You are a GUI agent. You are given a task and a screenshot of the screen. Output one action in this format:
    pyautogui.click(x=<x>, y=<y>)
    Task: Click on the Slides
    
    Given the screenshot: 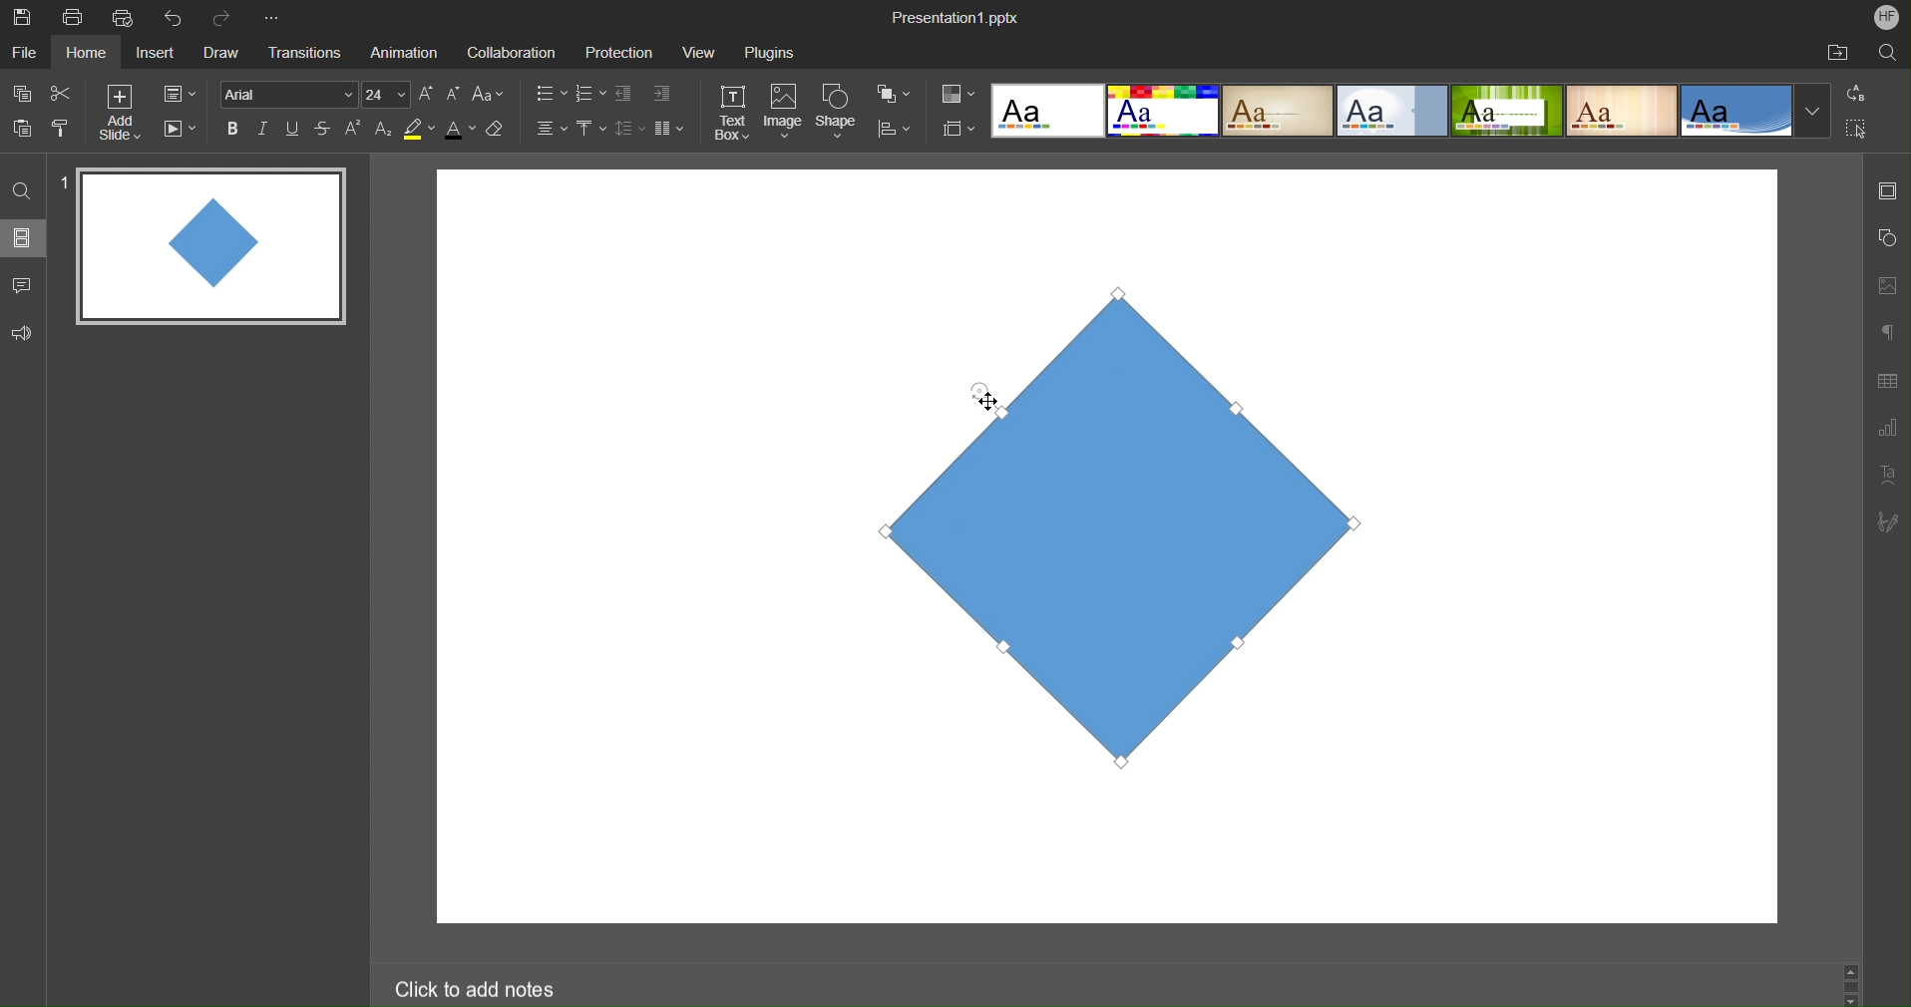 What is the action you would take?
    pyautogui.click(x=23, y=237)
    